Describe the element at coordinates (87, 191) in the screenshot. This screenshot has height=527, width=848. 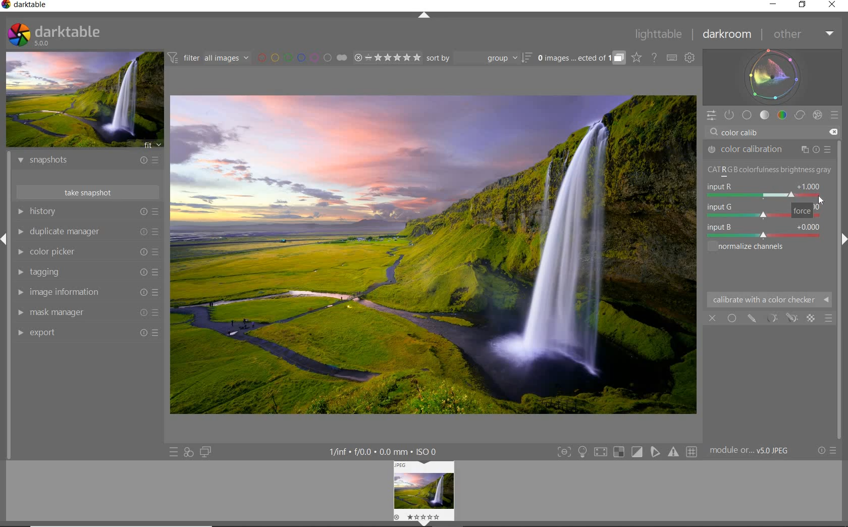
I see `take snapshot` at that location.